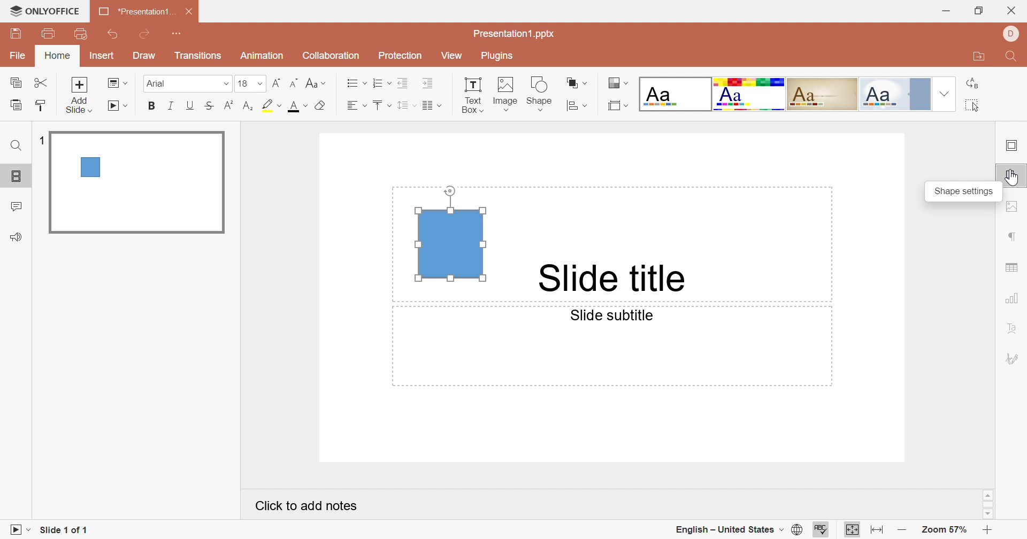 The width and height of the screenshot is (1027, 539). Describe the element at coordinates (250, 83) in the screenshot. I see `13` at that location.